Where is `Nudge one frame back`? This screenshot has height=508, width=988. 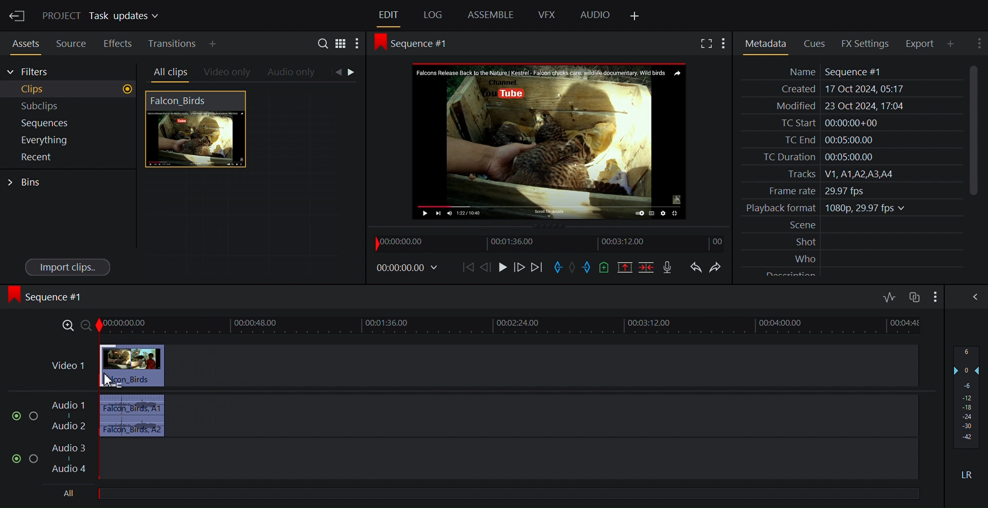
Nudge one frame back is located at coordinates (521, 268).